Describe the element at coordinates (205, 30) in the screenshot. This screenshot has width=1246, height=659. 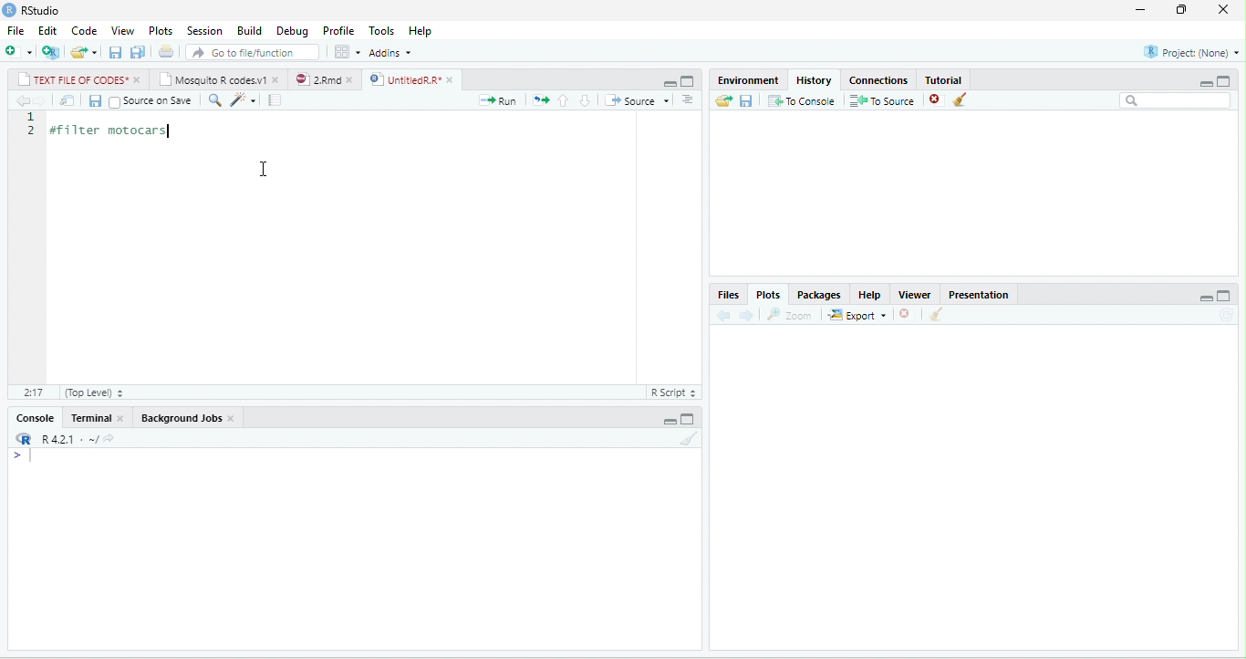
I see `Session` at that location.